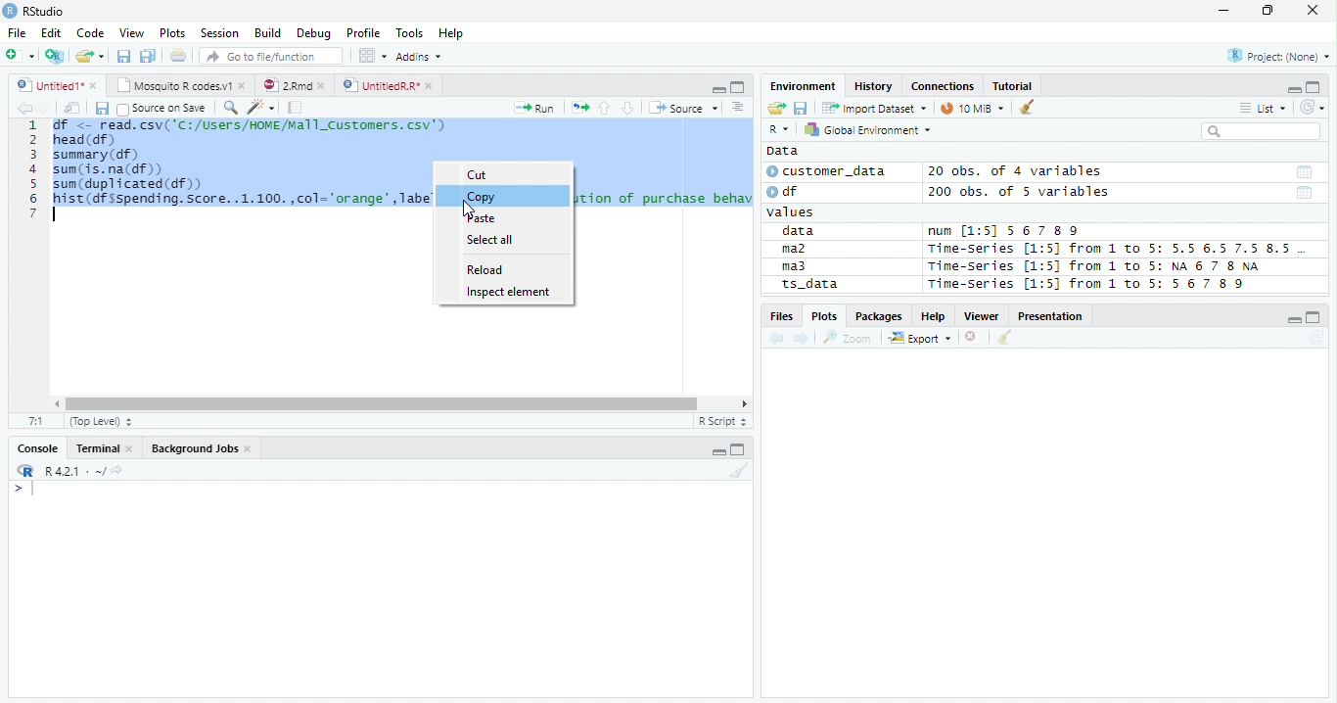  I want to click on Maximize, so click(740, 450).